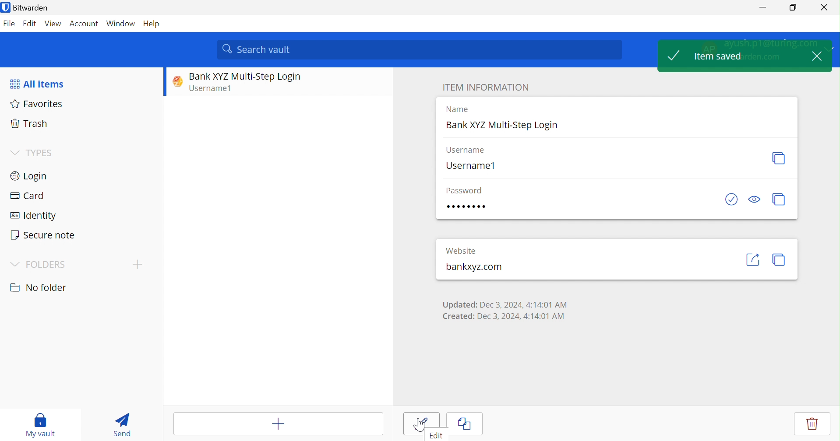 This screenshot has height=441, width=840. I want to click on Website logo, so click(175, 81).